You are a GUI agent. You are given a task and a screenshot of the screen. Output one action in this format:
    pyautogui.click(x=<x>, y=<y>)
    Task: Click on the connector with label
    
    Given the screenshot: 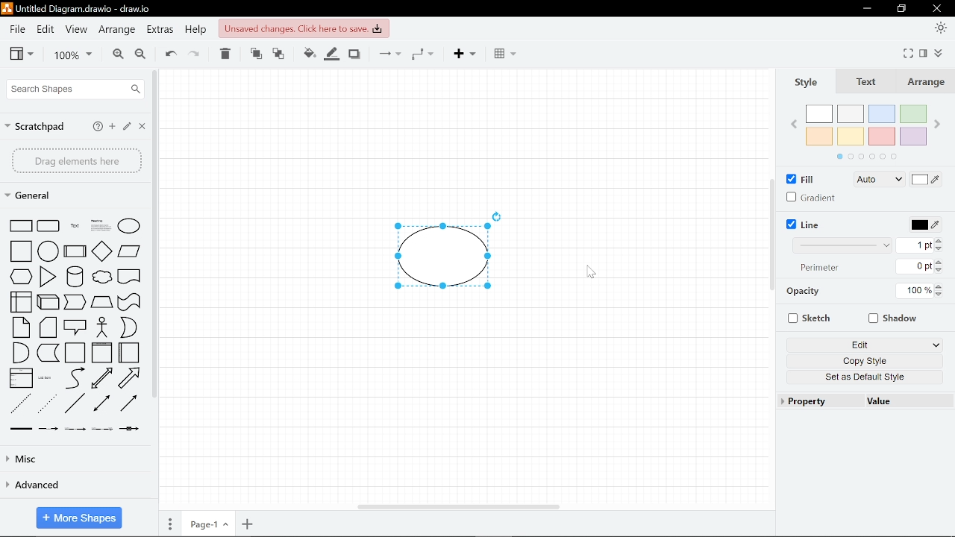 What is the action you would take?
    pyautogui.click(x=48, y=429)
    